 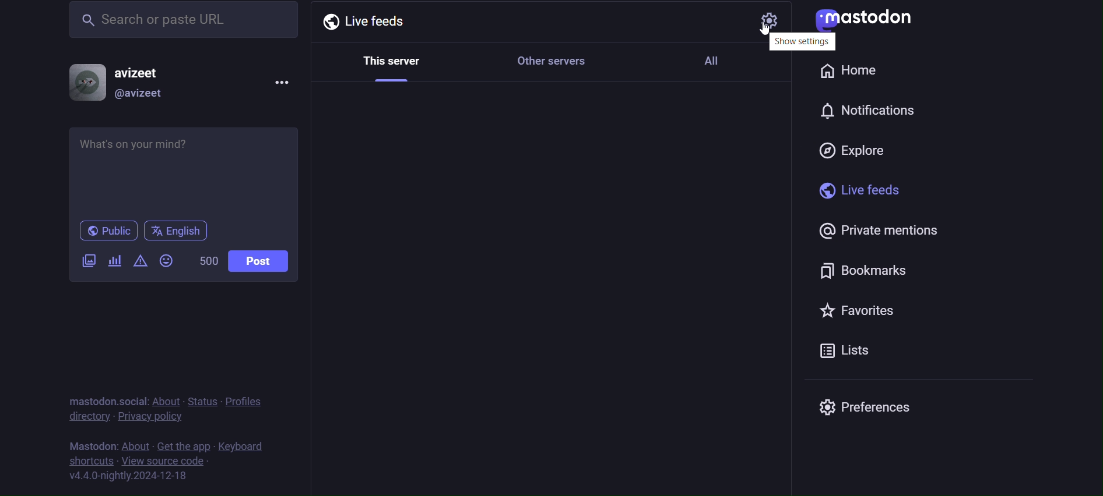 What do you see at coordinates (126, 476) in the screenshot?
I see `version` at bounding box center [126, 476].